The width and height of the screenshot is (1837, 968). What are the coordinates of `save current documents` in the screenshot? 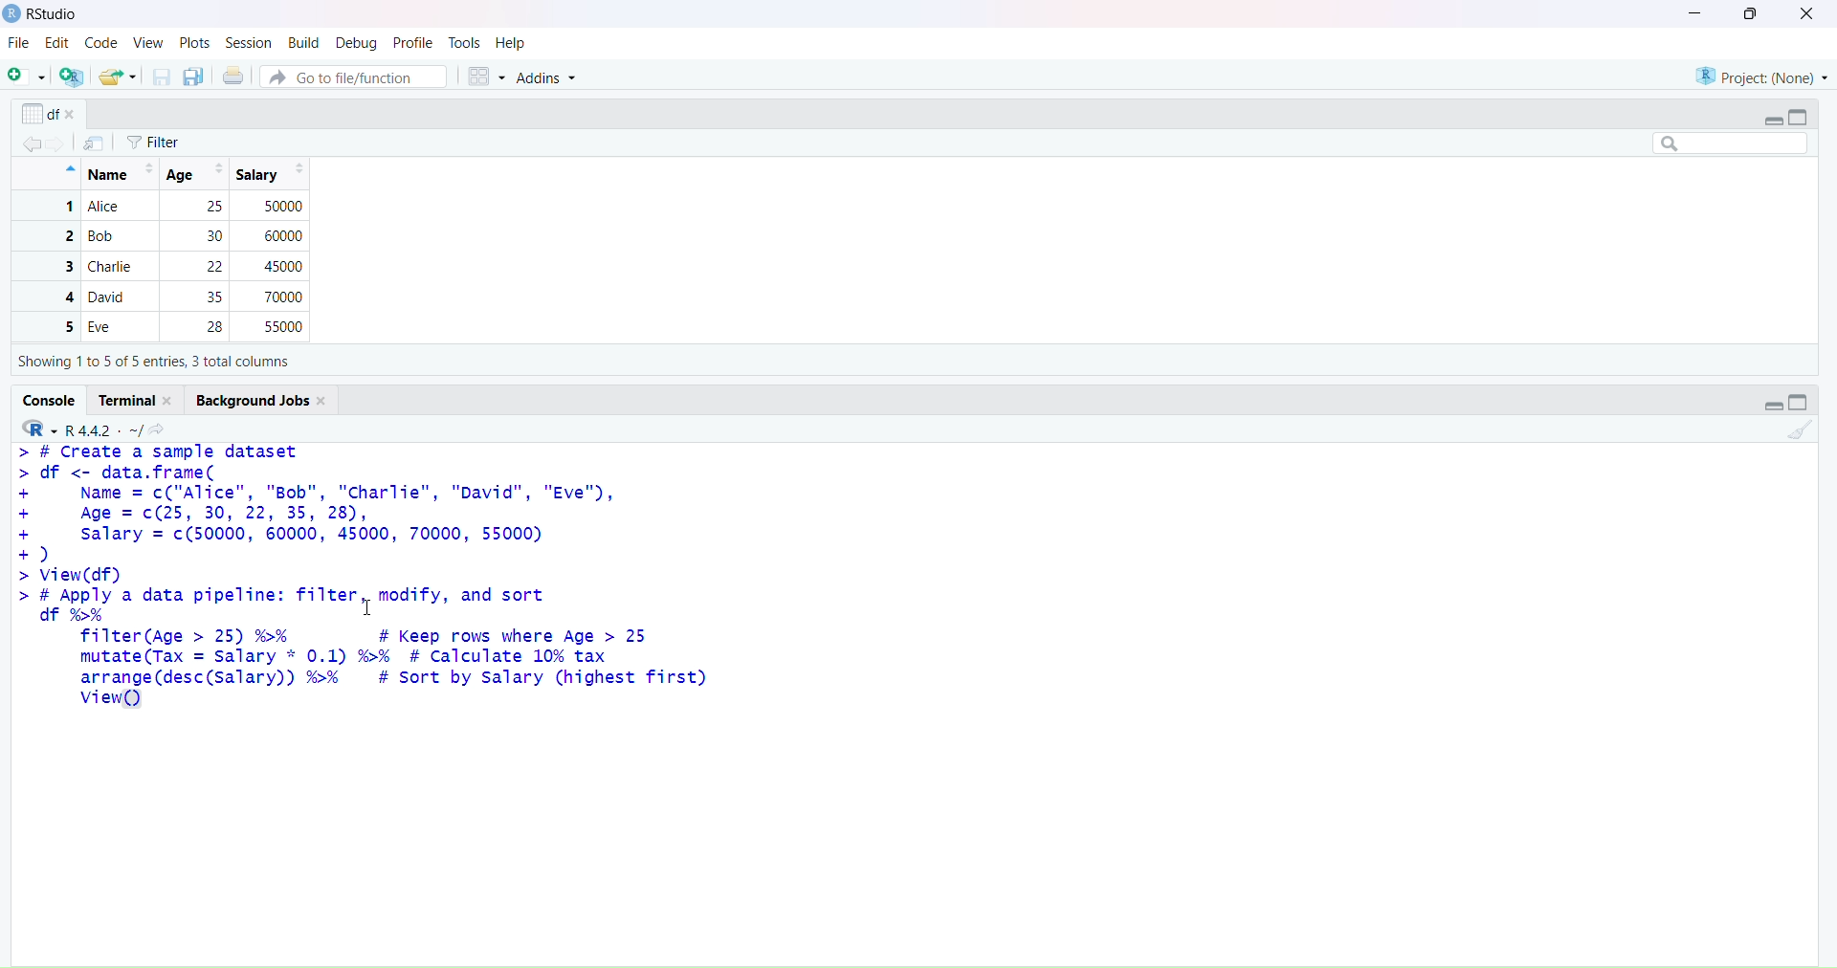 It's located at (163, 77).